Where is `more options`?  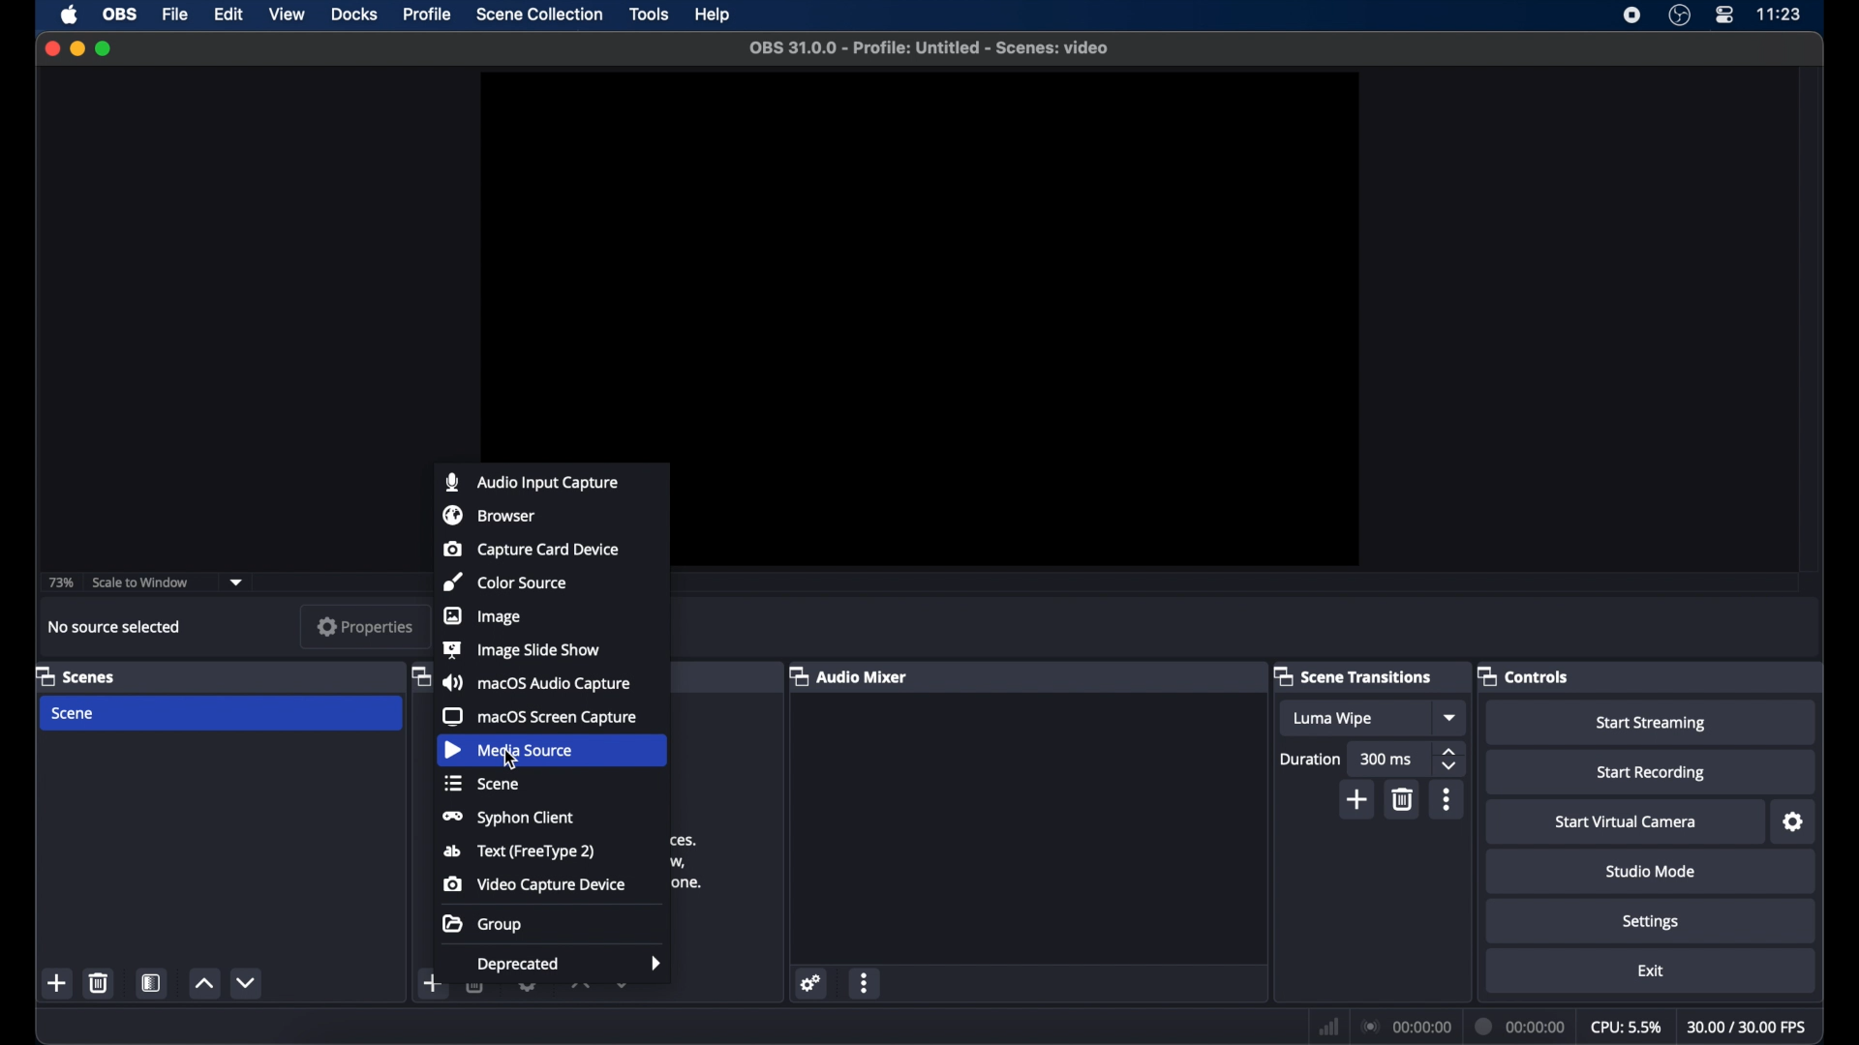
more options is located at coordinates (1447, 799).